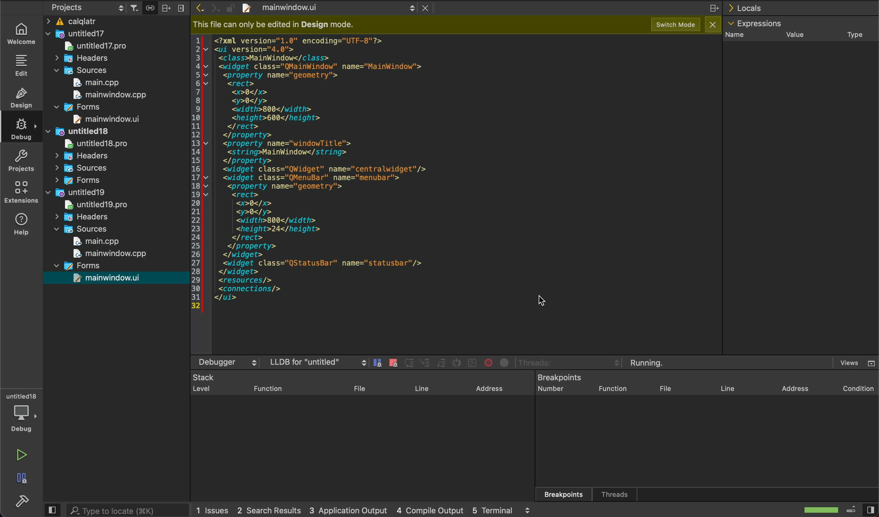 The height and width of the screenshot is (517, 879). What do you see at coordinates (113, 21) in the screenshot?
I see `calqlatr` at bounding box center [113, 21].